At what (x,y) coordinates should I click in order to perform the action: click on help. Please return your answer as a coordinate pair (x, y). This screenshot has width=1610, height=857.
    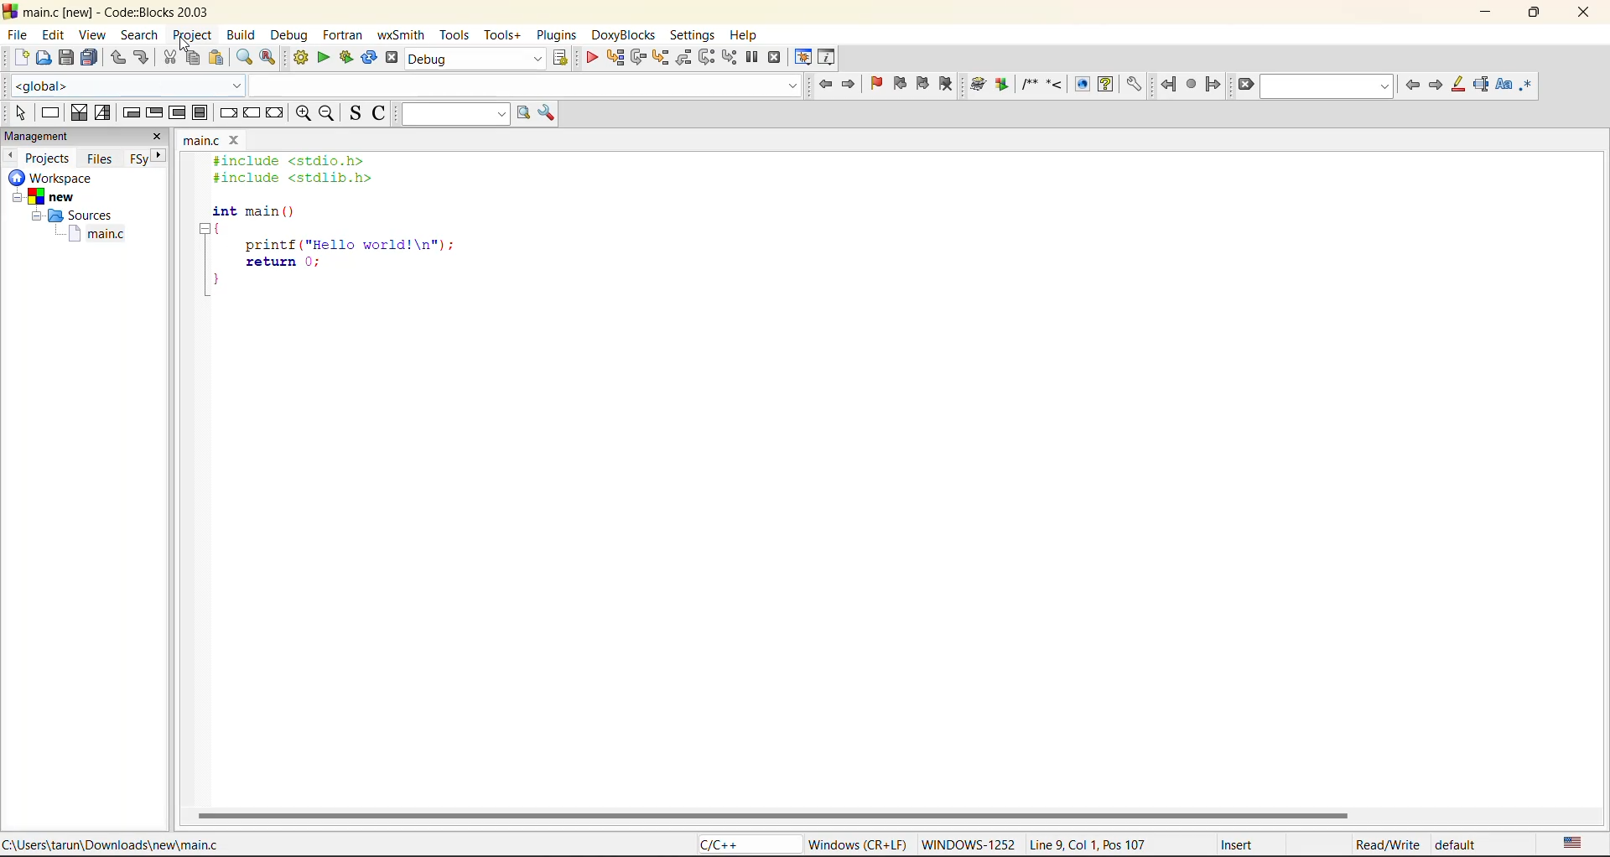
    Looking at the image, I should click on (747, 36).